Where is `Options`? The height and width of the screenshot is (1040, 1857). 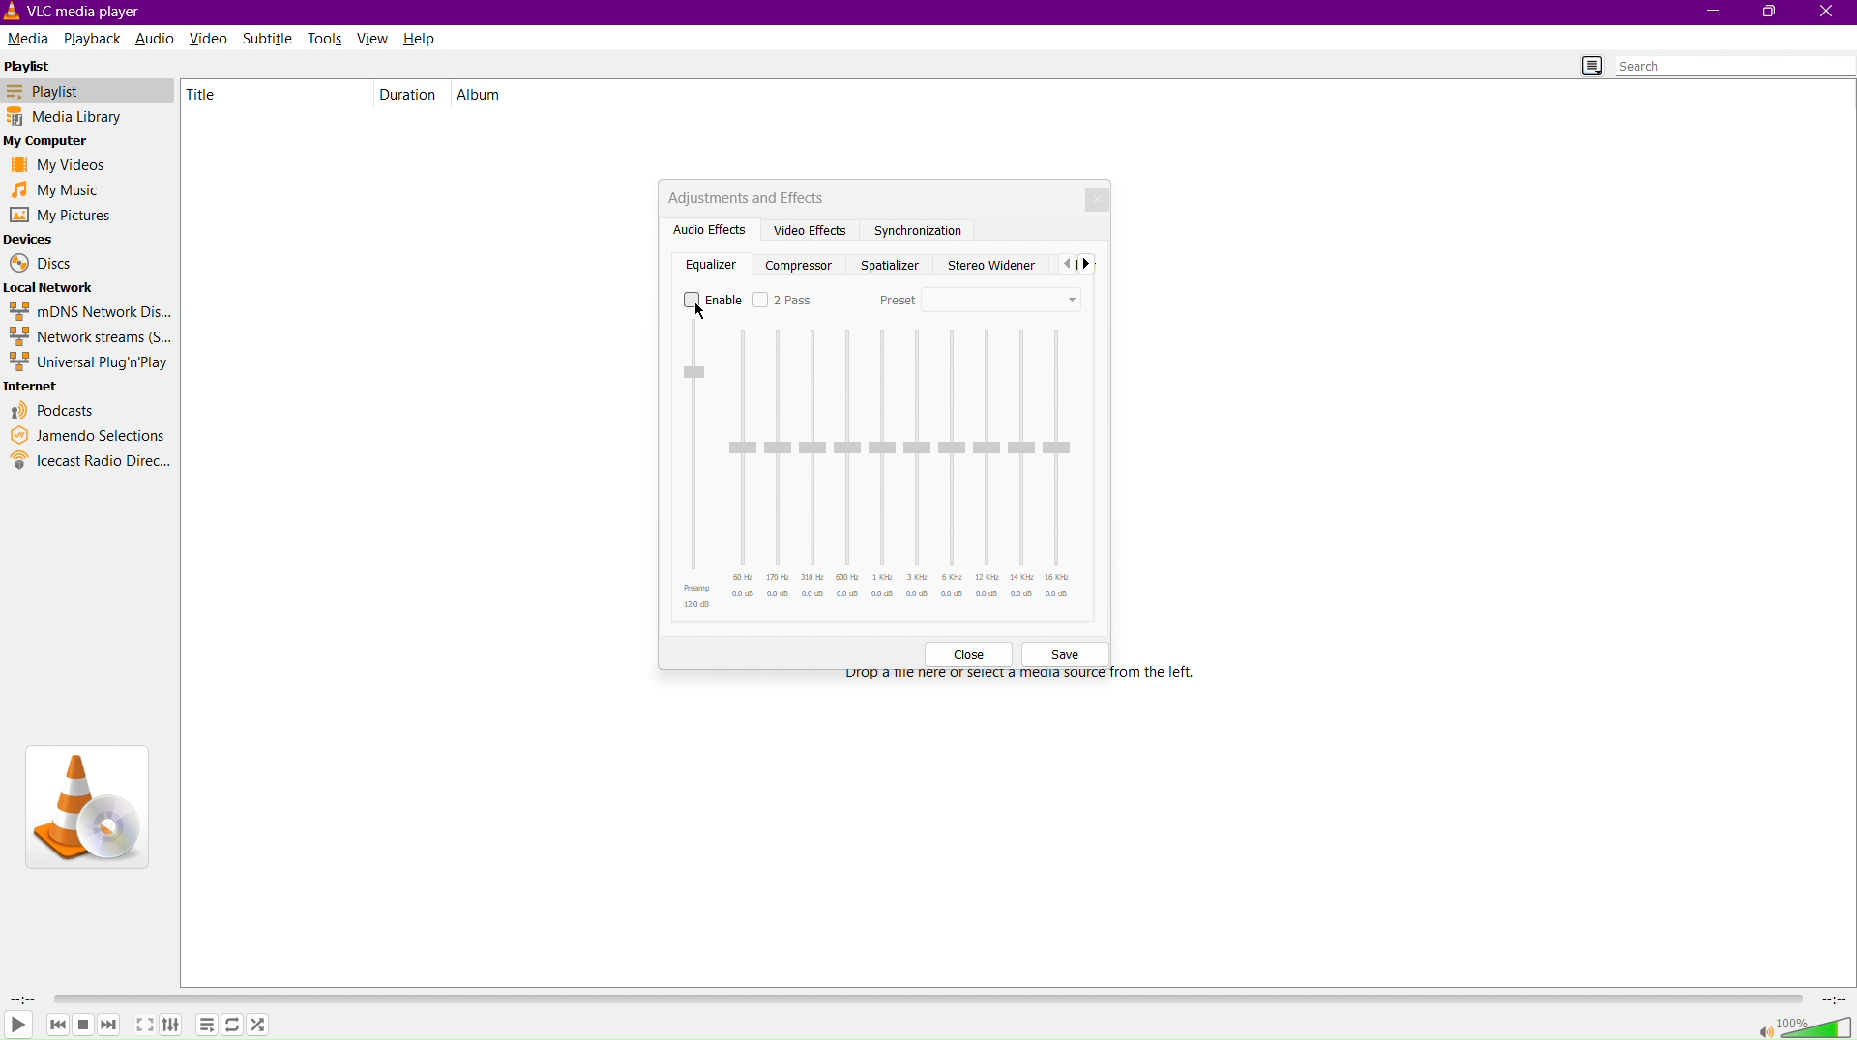 Options is located at coordinates (205, 1024).